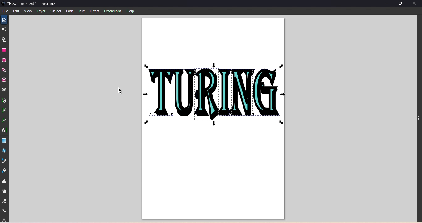  I want to click on Object, so click(56, 11).